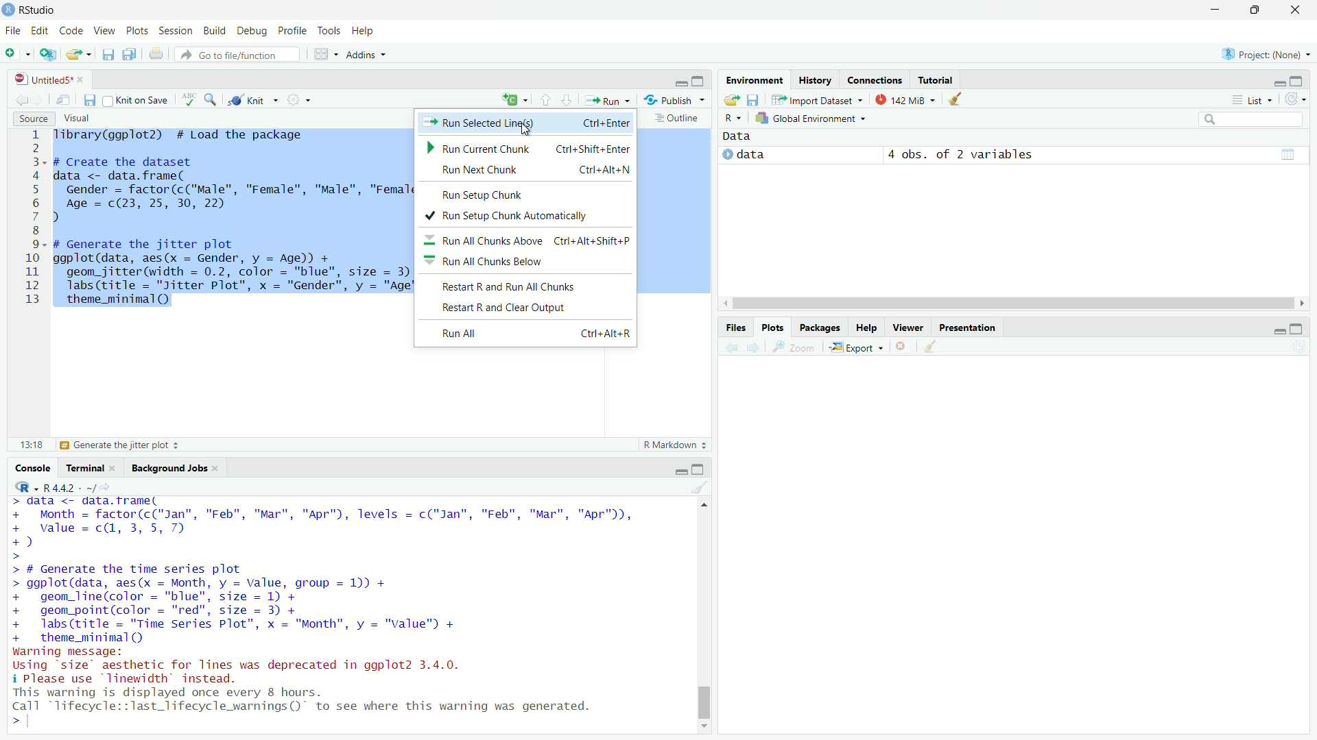 The height and width of the screenshot is (740, 1317). What do you see at coordinates (117, 467) in the screenshot?
I see `close` at bounding box center [117, 467].